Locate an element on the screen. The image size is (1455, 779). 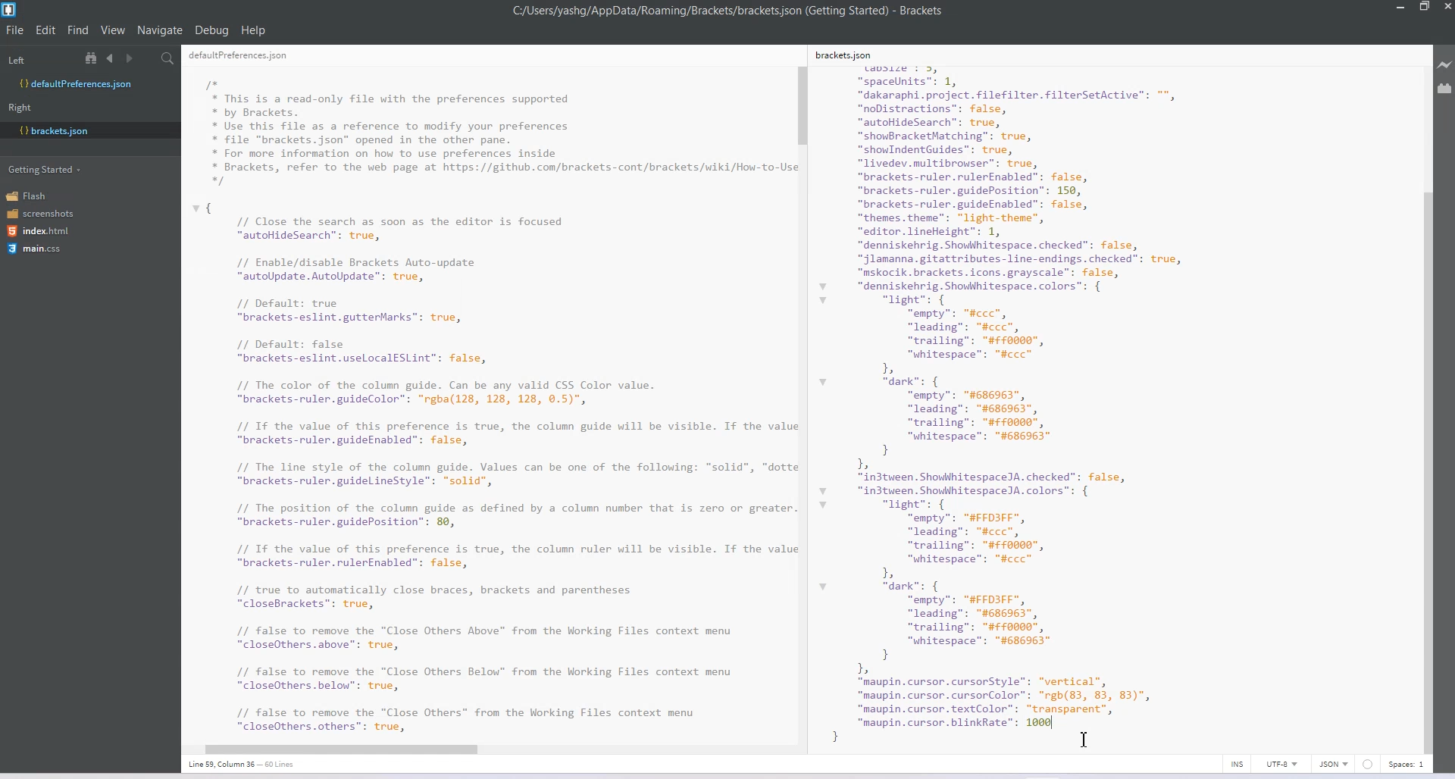
Find is located at coordinates (79, 30).